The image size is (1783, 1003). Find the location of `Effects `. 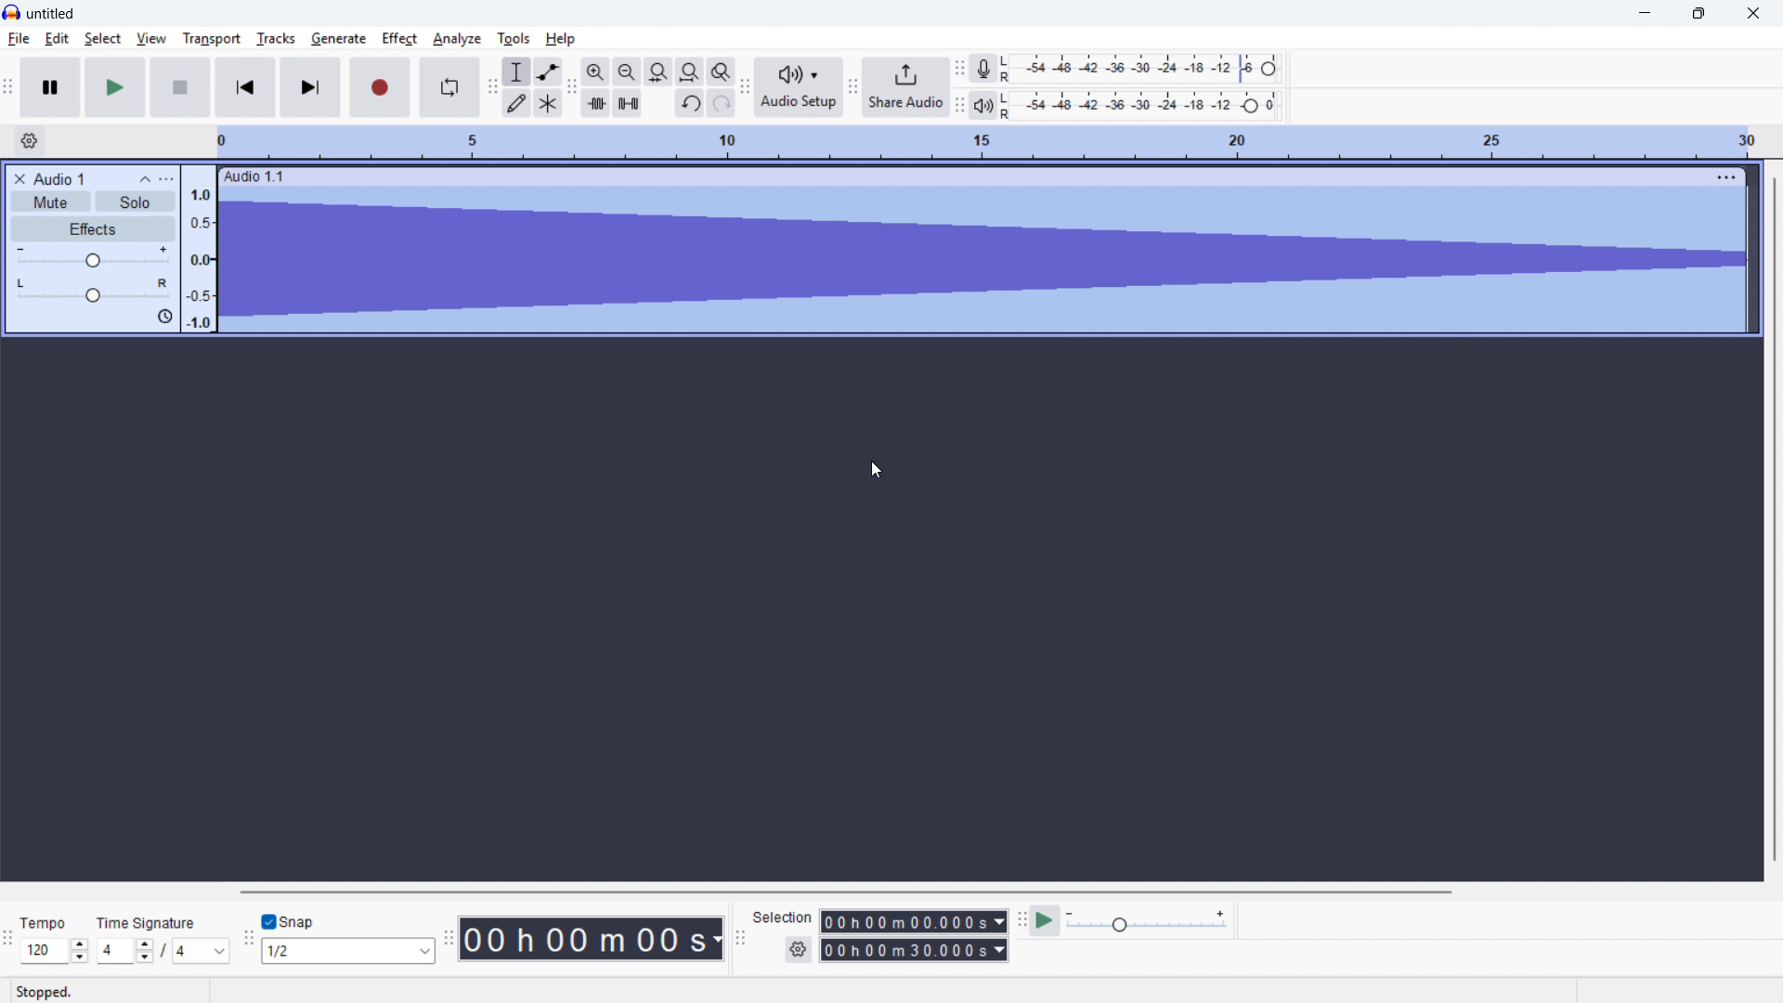

Effects  is located at coordinates (93, 229).